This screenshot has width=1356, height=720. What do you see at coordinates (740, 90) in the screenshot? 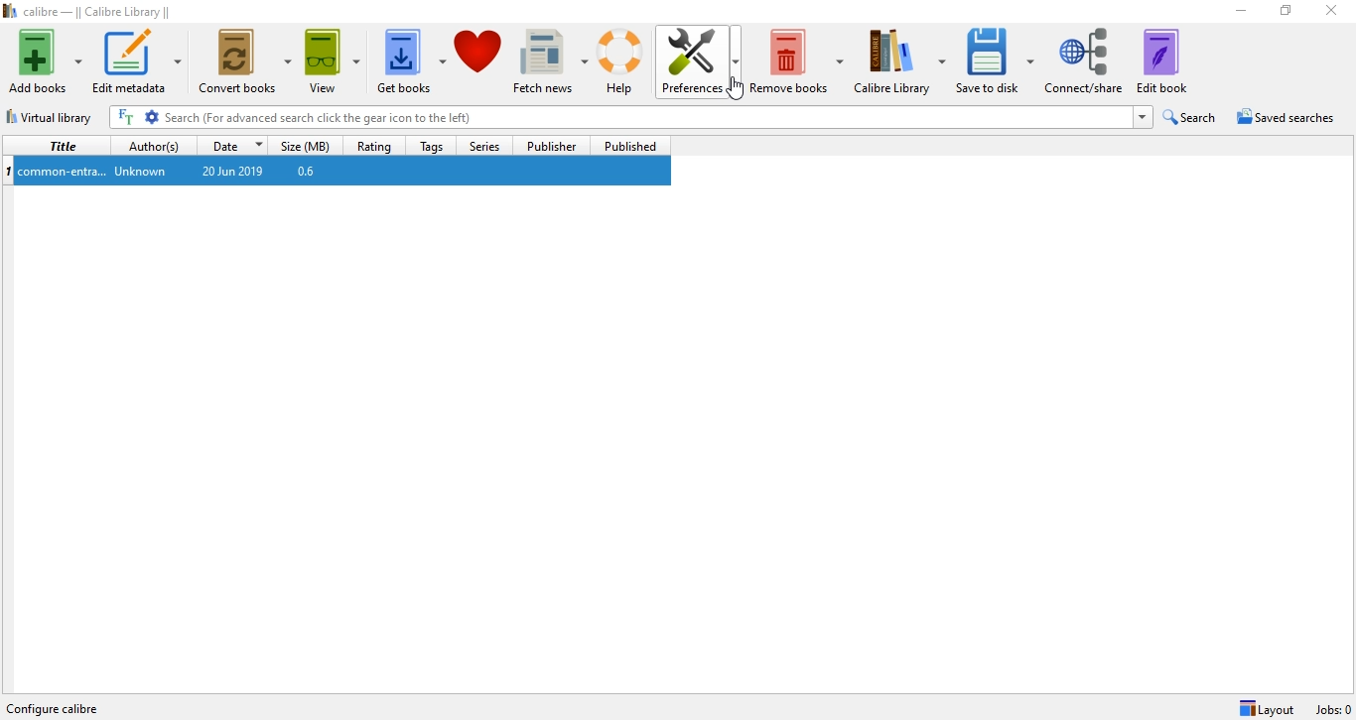
I see `Cursor` at bounding box center [740, 90].